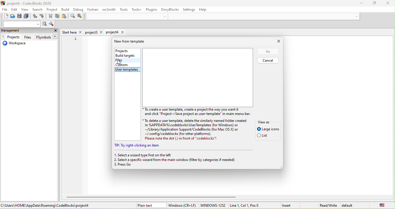 The image size is (395, 209). Describe the element at coordinates (136, 9) in the screenshot. I see `tools+` at that location.